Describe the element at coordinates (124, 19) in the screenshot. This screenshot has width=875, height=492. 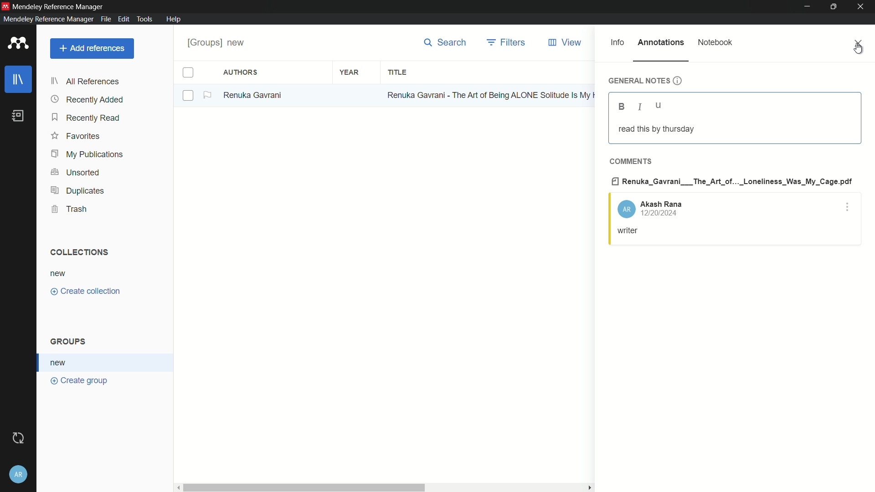
I see `edit menu` at that location.